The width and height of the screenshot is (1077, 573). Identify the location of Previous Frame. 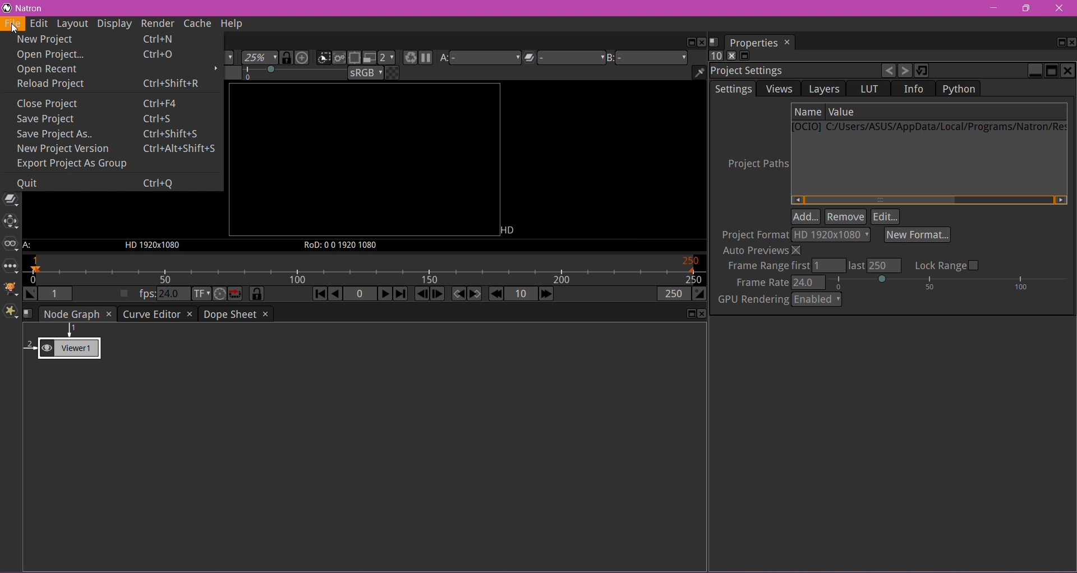
(421, 295).